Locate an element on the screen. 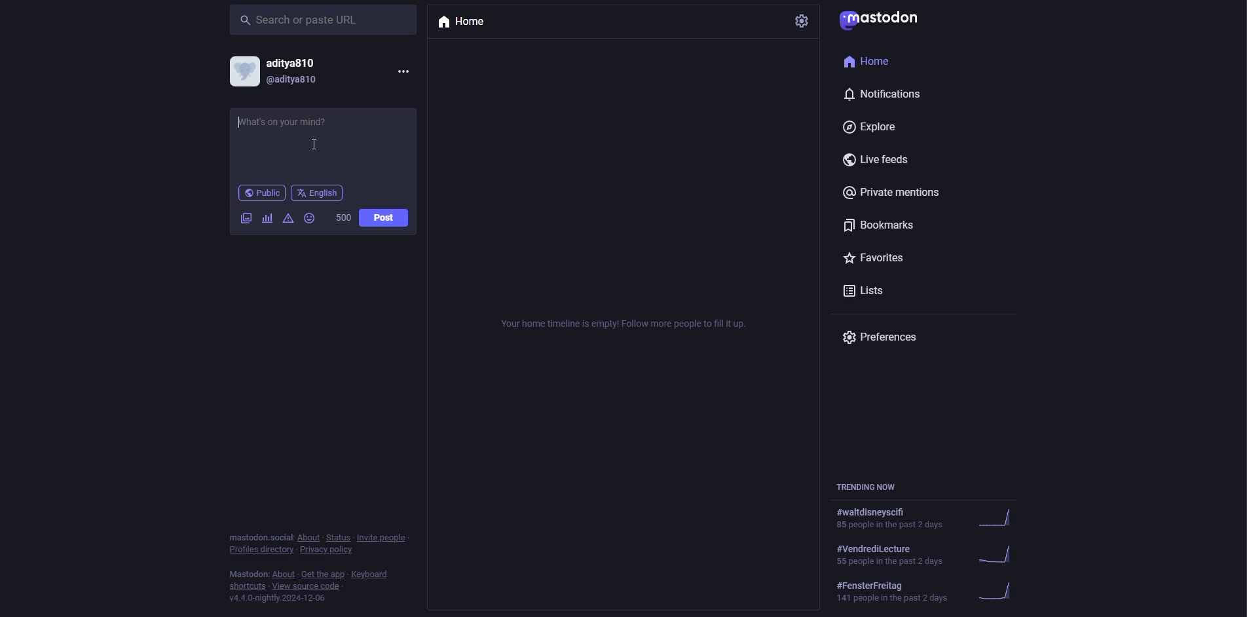 The image size is (1247, 617). words is located at coordinates (343, 217).